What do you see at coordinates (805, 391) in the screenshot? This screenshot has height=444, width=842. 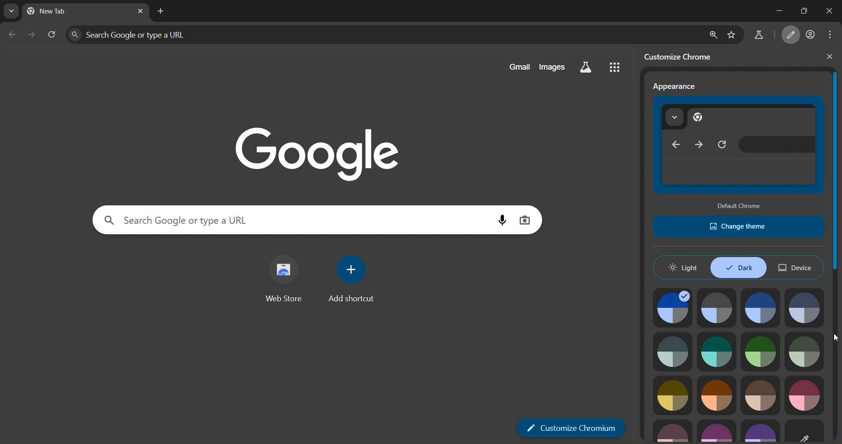 I see `theme` at bounding box center [805, 391].